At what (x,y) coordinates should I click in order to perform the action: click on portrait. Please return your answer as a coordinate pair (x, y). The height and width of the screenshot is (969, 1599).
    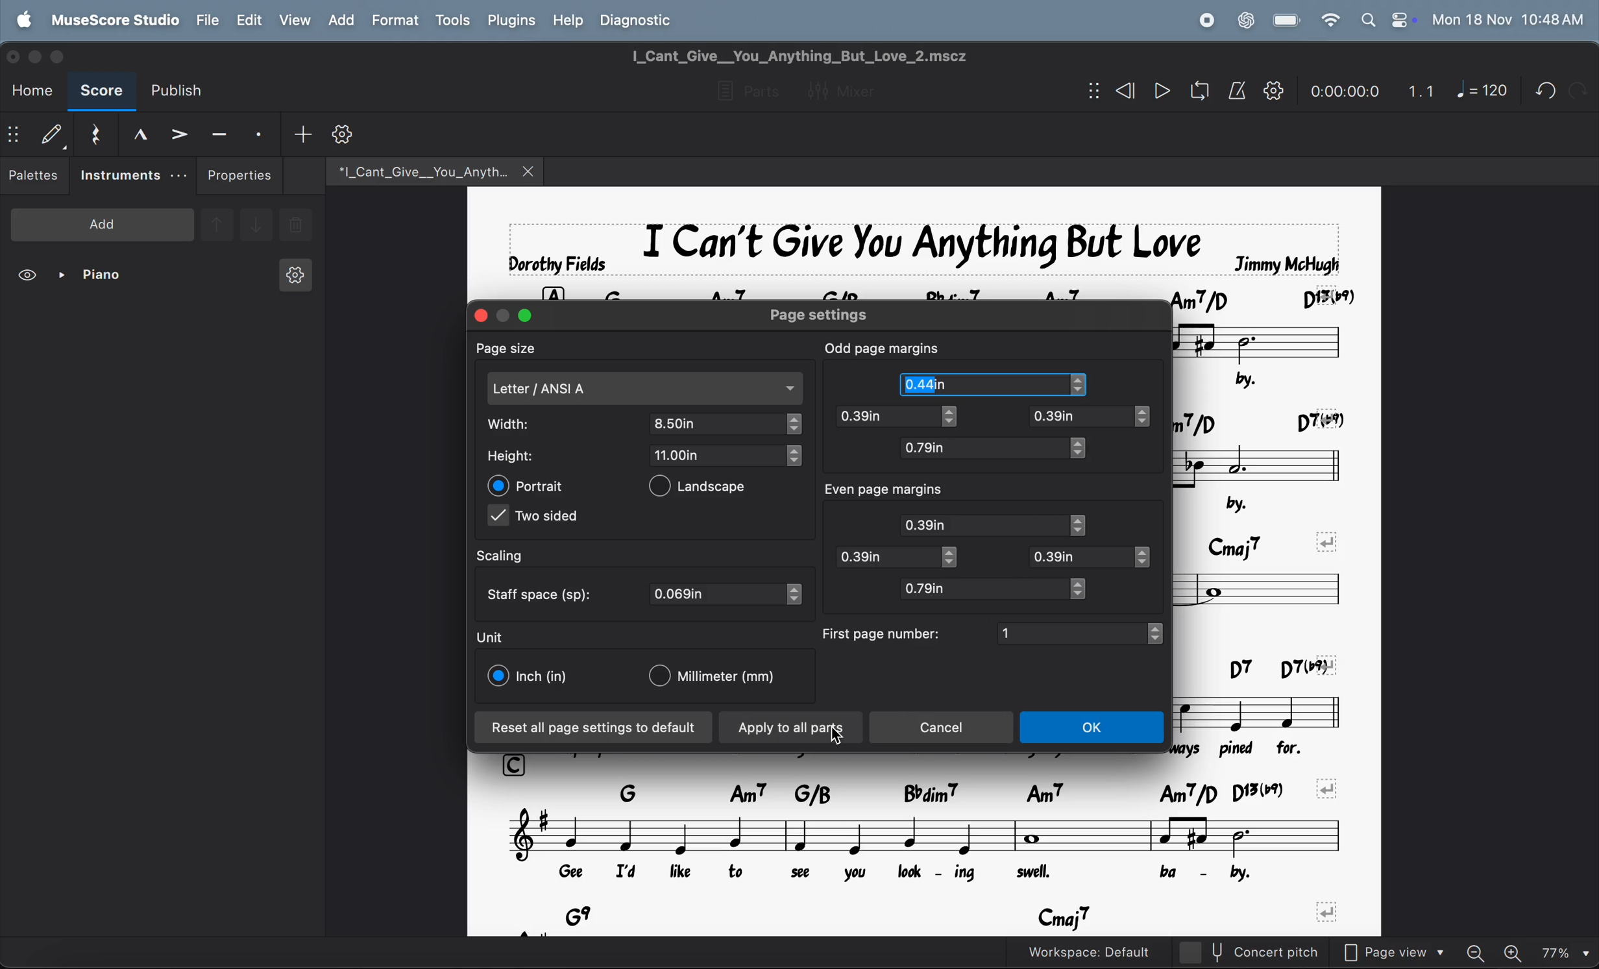
    Looking at the image, I should click on (528, 485).